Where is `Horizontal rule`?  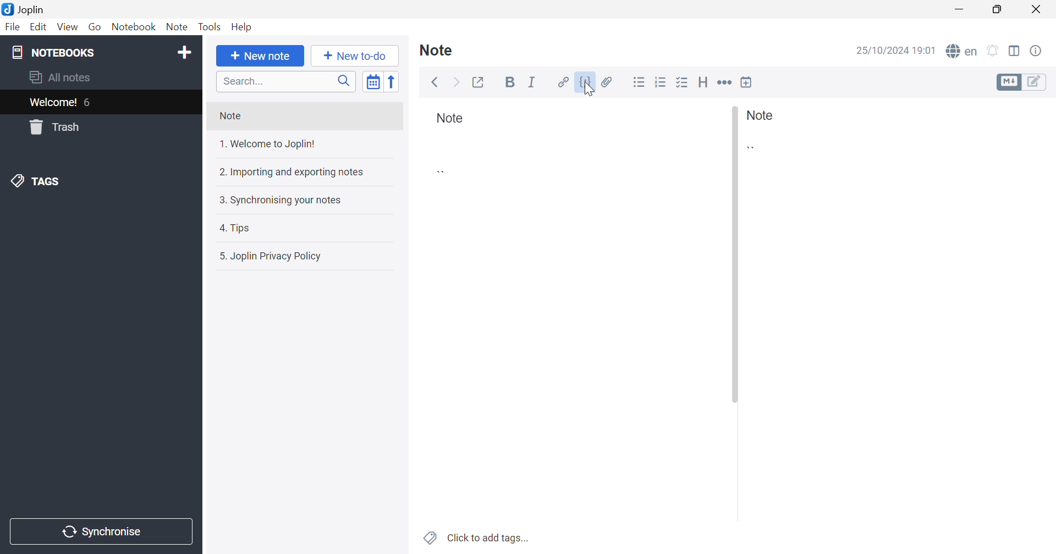
Horizontal rule is located at coordinates (724, 84).